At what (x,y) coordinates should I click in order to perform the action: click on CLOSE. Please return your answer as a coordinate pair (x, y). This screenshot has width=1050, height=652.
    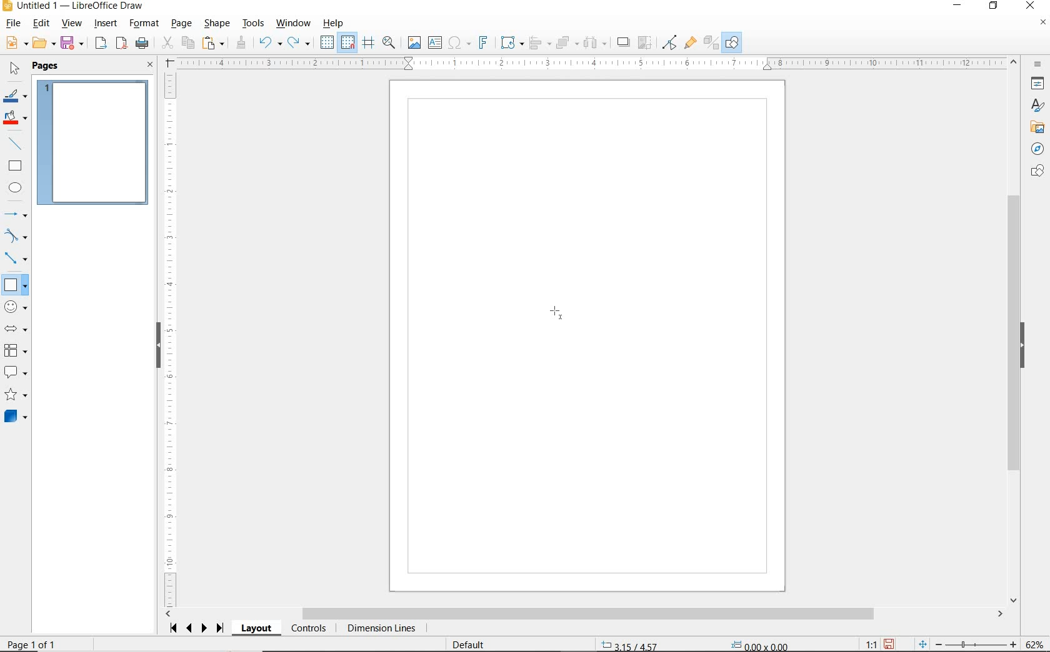
    Looking at the image, I should click on (151, 66).